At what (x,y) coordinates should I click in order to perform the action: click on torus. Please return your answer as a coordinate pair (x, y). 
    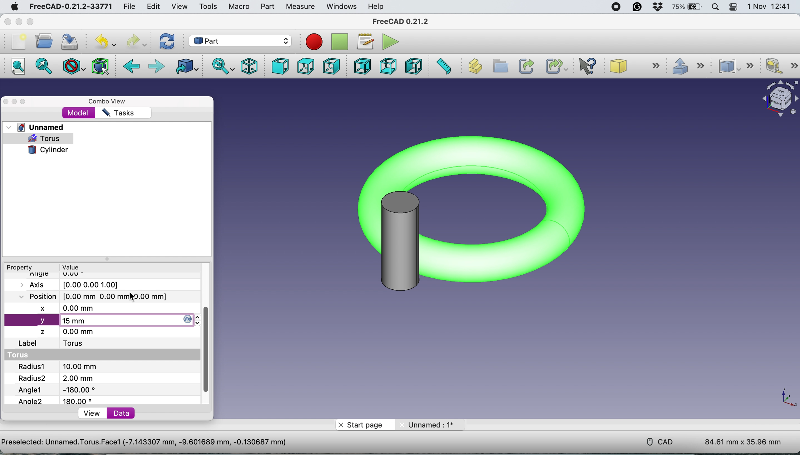
    Looking at the image, I should click on (49, 139).